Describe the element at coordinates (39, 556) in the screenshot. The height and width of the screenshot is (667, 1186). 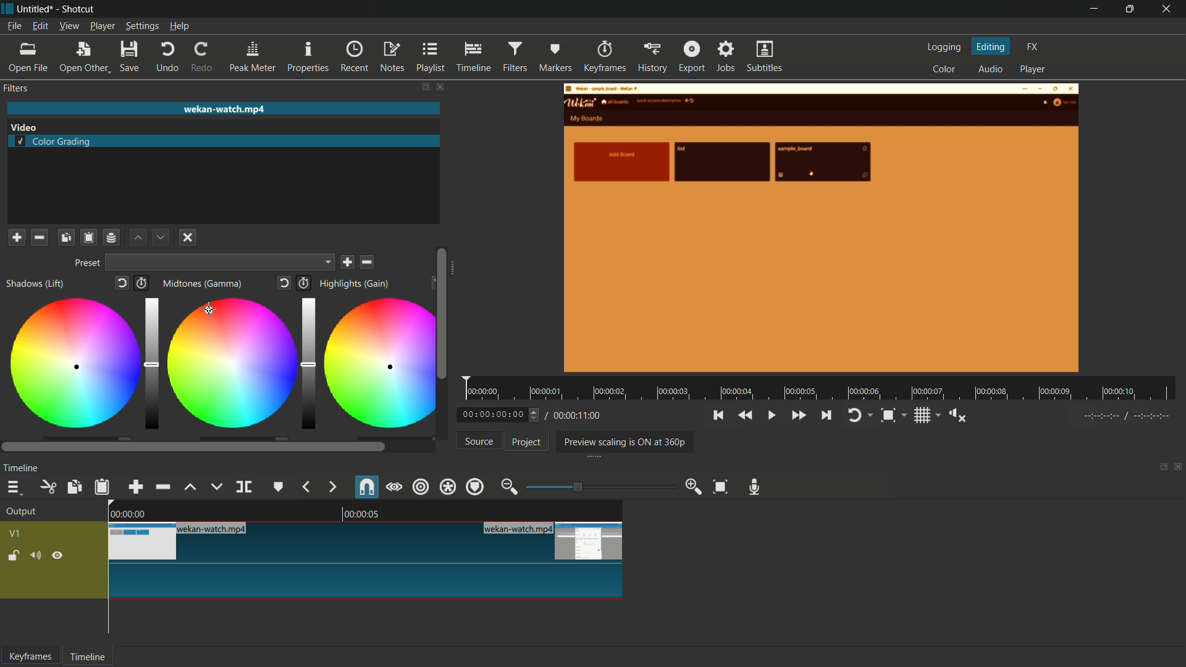
I see `mute` at that location.